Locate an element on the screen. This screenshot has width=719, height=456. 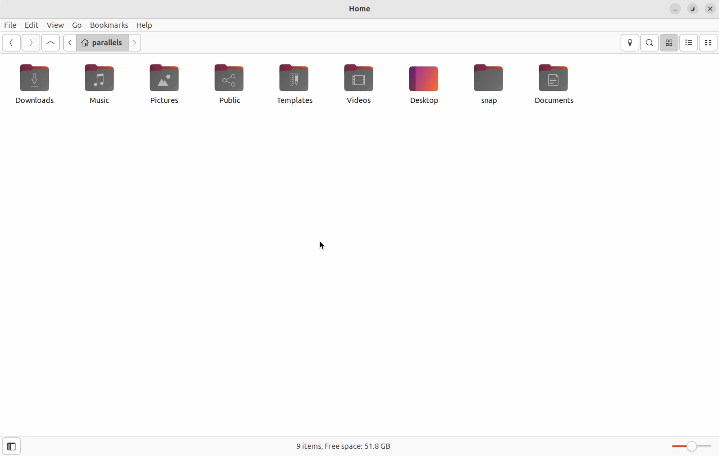
show sidebar is located at coordinates (11, 446).